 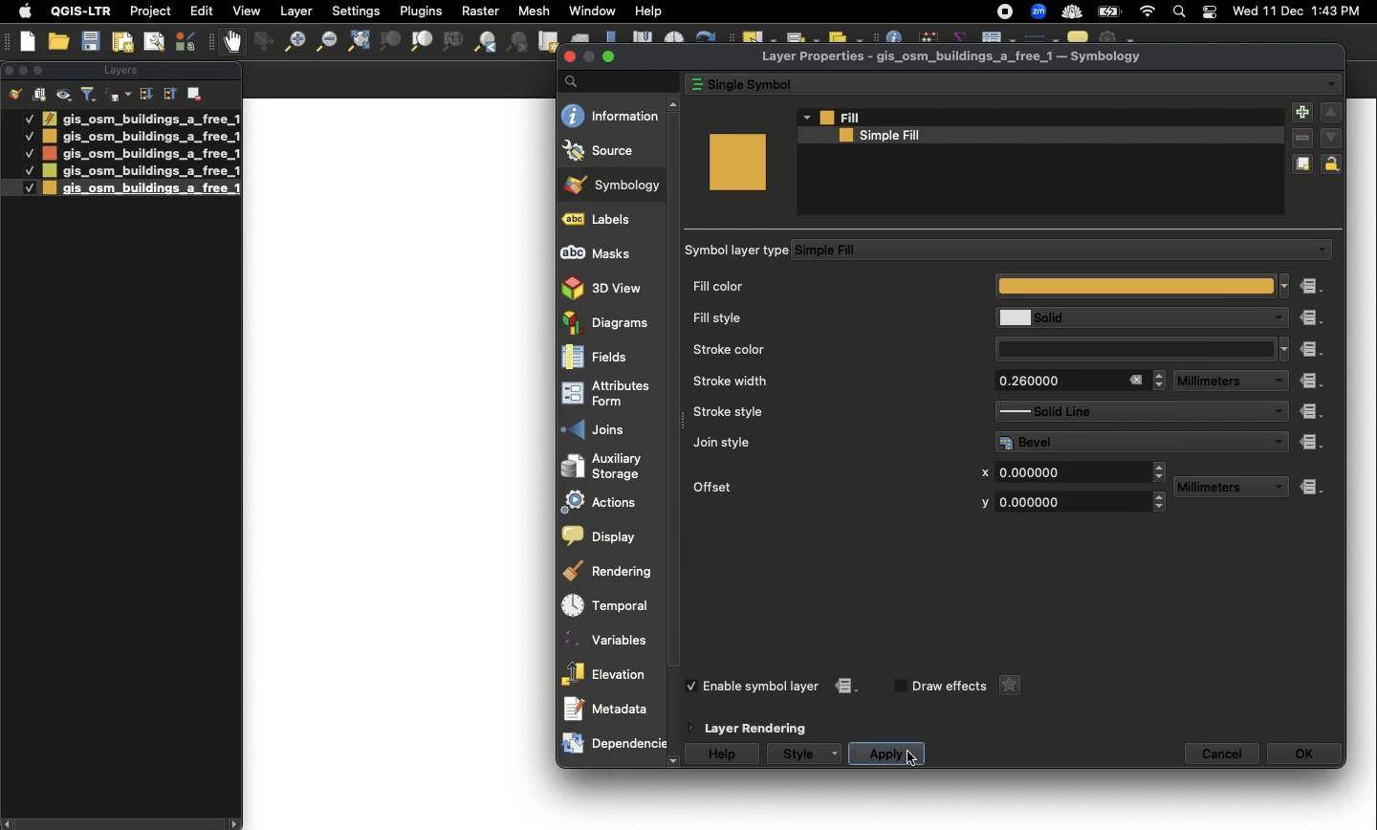 What do you see at coordinates (1331, 113) in the screenshot?
I see `up` at bounding box center [1331, 113].